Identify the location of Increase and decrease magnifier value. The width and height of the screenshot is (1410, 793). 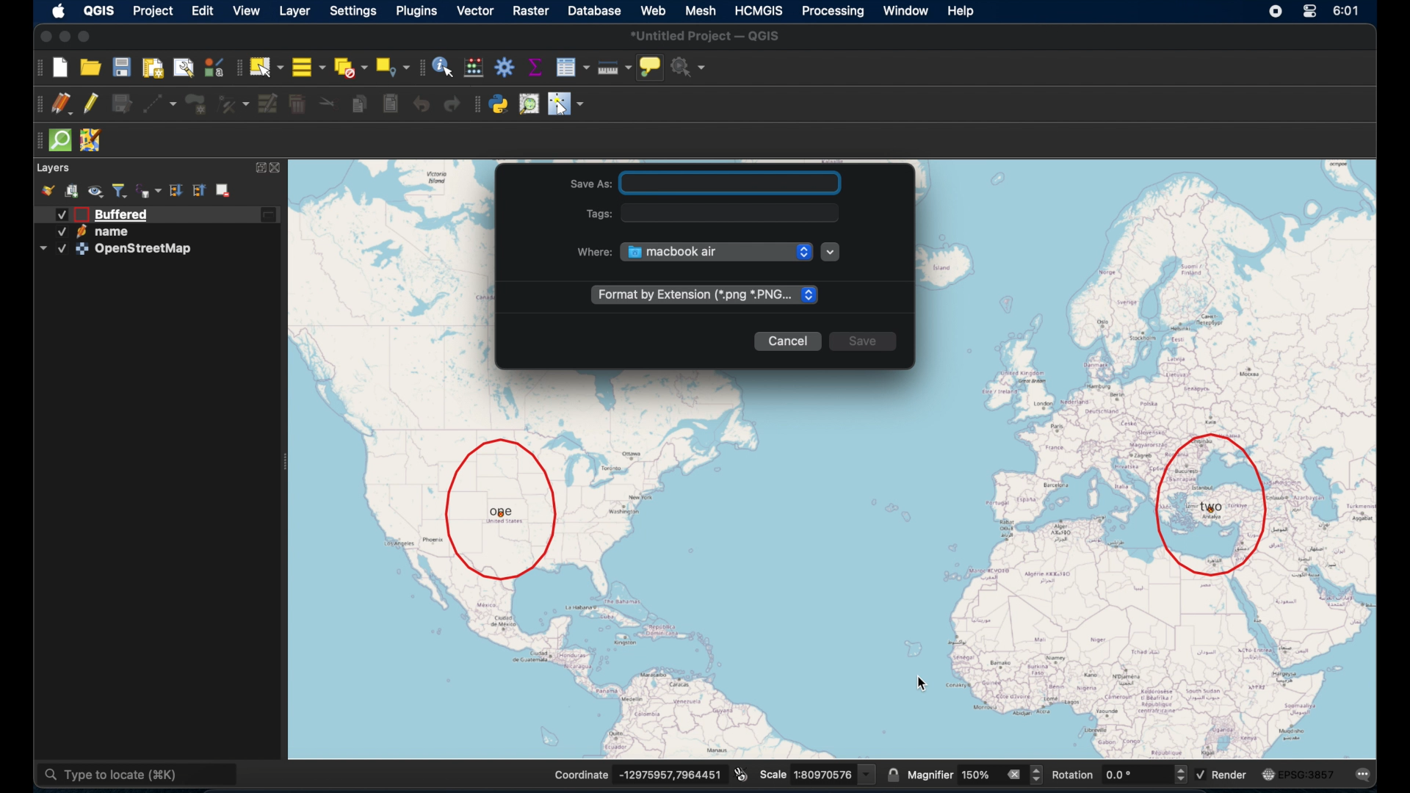
(1037, 775).